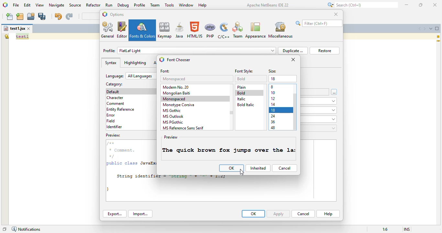 The width and height of the screenshot is (442, 233). Describe the element at coordinates (195, 30) in the screenshot. I see `HTML/JS` at that location.